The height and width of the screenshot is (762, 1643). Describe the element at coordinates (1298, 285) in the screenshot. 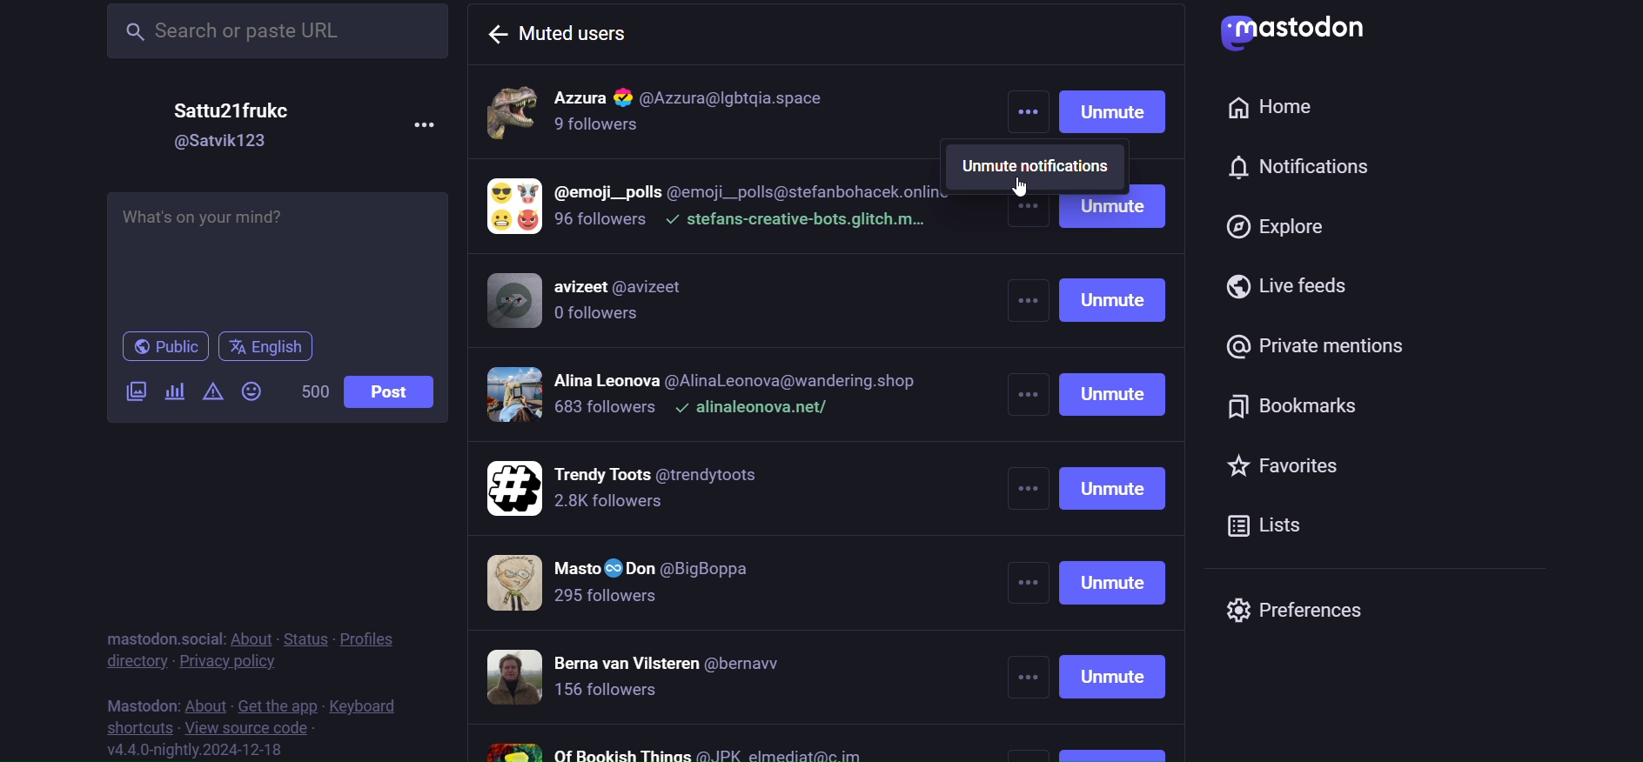

I see `live feed` at that location.